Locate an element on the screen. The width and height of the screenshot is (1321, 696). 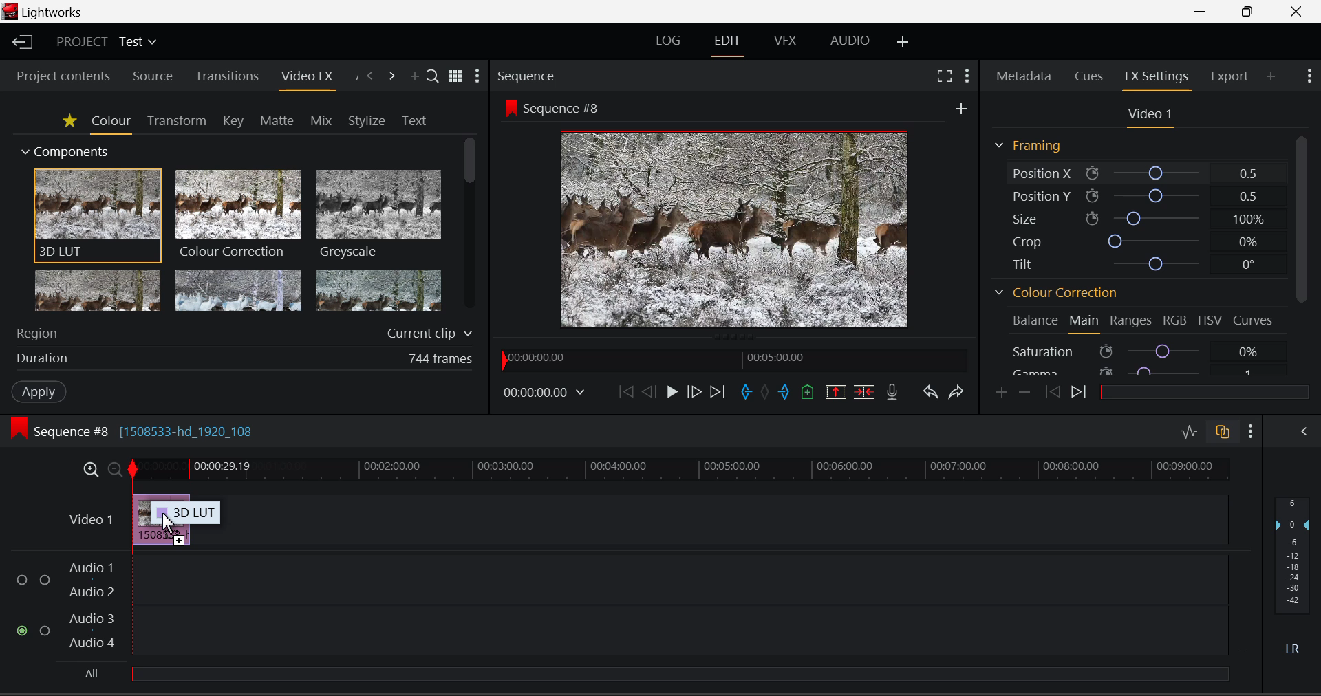
Colour Correction is located at coordinates (239, 215).